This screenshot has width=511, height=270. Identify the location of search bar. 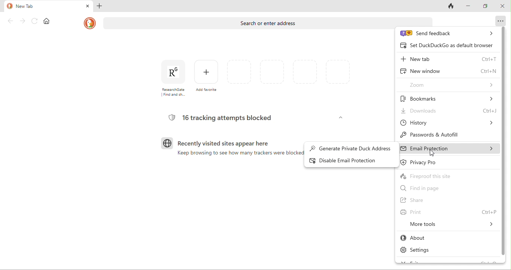
(245, 24).